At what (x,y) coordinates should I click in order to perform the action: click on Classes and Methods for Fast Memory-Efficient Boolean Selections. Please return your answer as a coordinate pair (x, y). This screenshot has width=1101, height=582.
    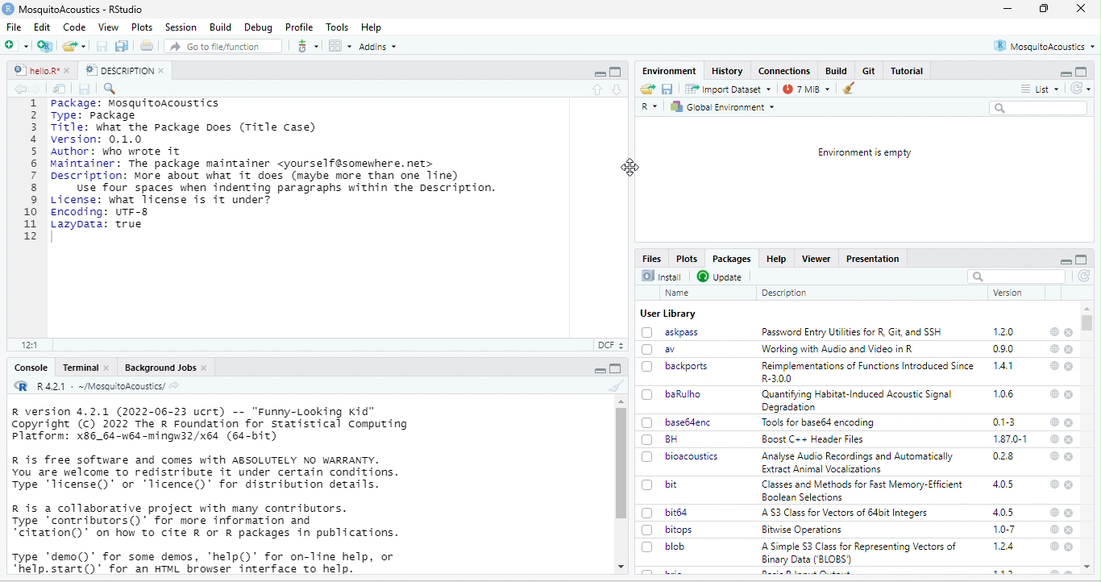
    Looking at the image, I should click on (862, 490).